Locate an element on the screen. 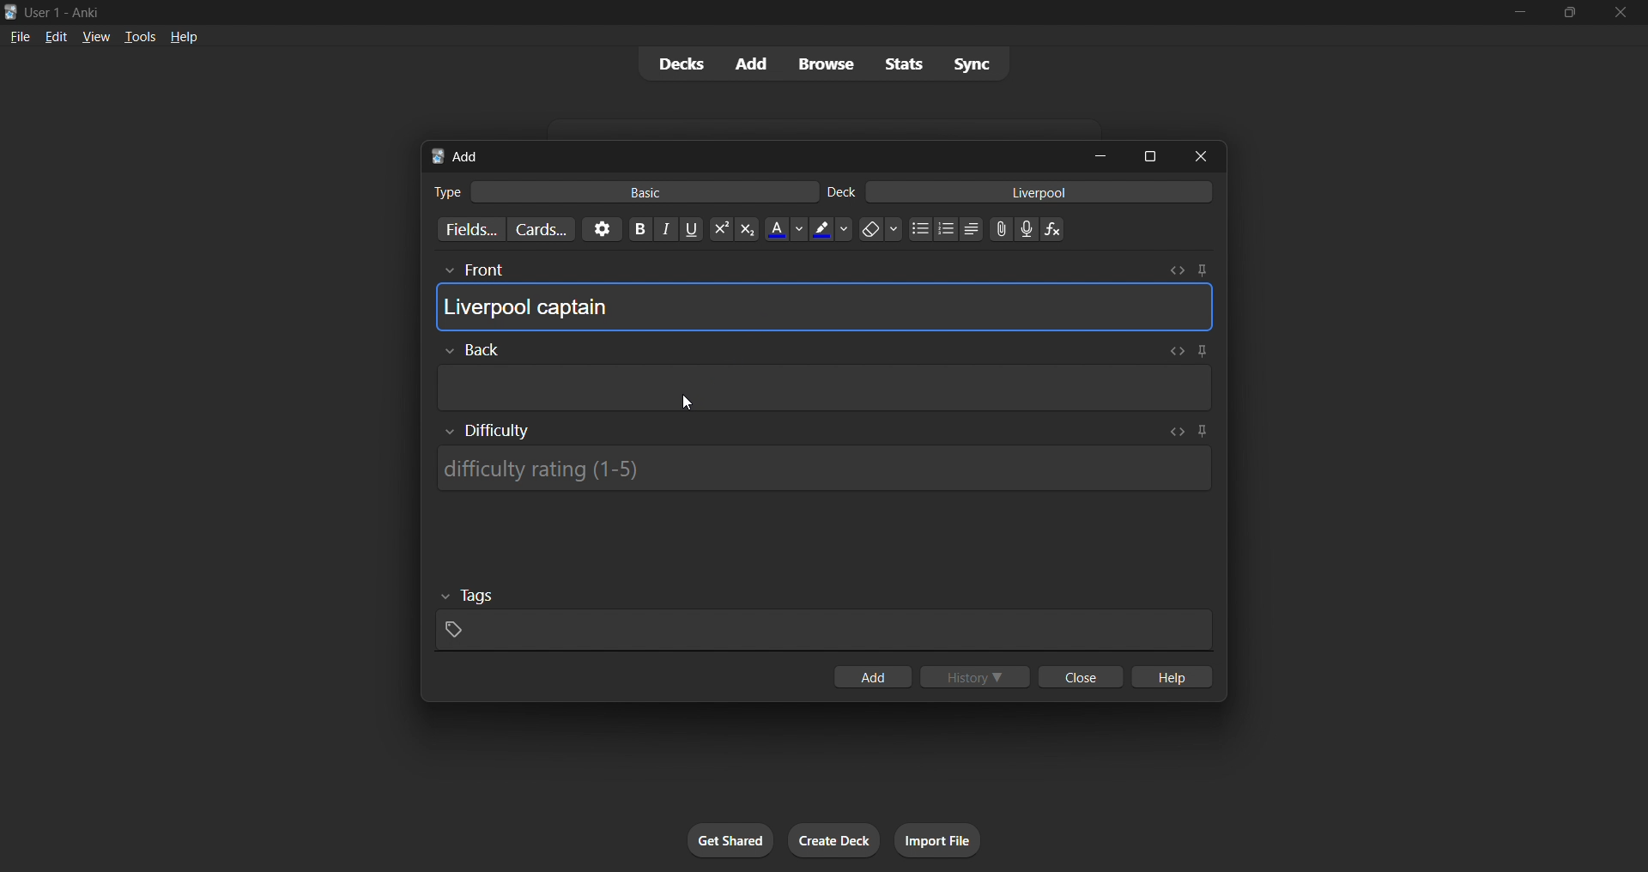 The image size is (1648, 872). Anki logo is located at coordinates (438, 156).